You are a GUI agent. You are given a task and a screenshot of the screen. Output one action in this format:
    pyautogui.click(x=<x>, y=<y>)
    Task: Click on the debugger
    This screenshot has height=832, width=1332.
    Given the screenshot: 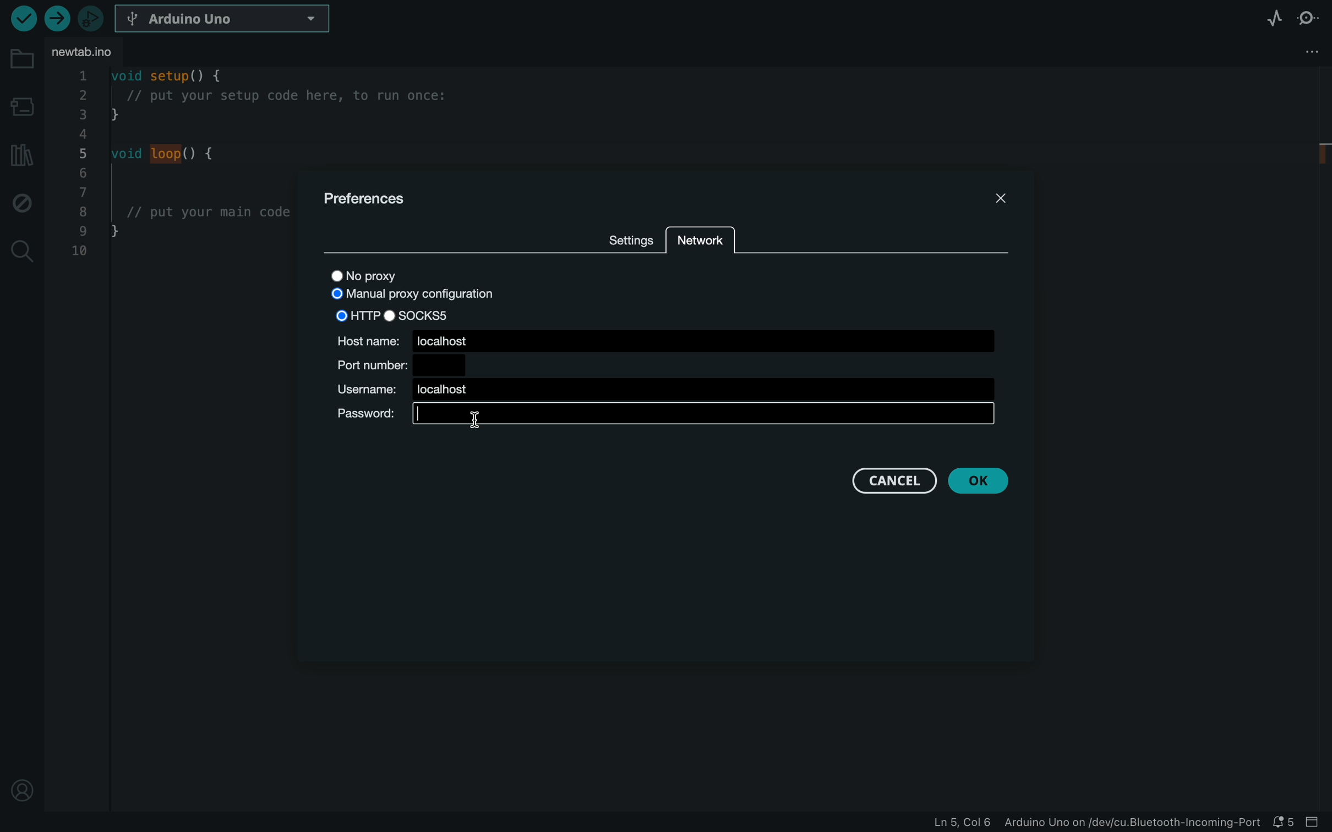 What is the action you would take?
    pyautogui.click(x=92, y=18)
    